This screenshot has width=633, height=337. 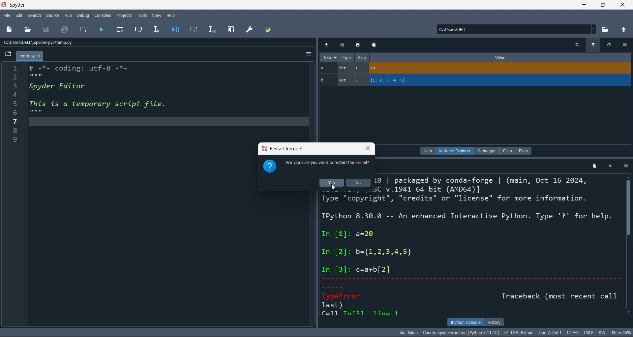 I want to click on restart kernel?, so click(x=283, y=148).